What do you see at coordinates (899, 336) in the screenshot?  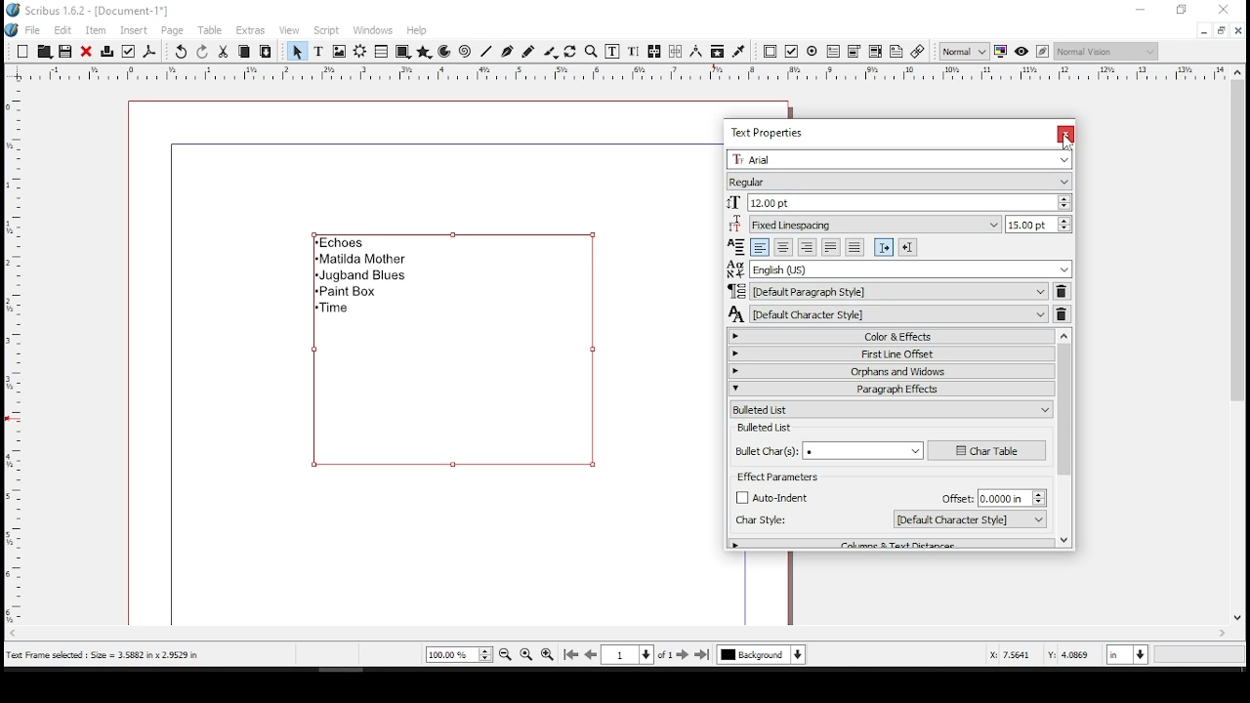 I see `color and effects` at bounding box center [899, 336].